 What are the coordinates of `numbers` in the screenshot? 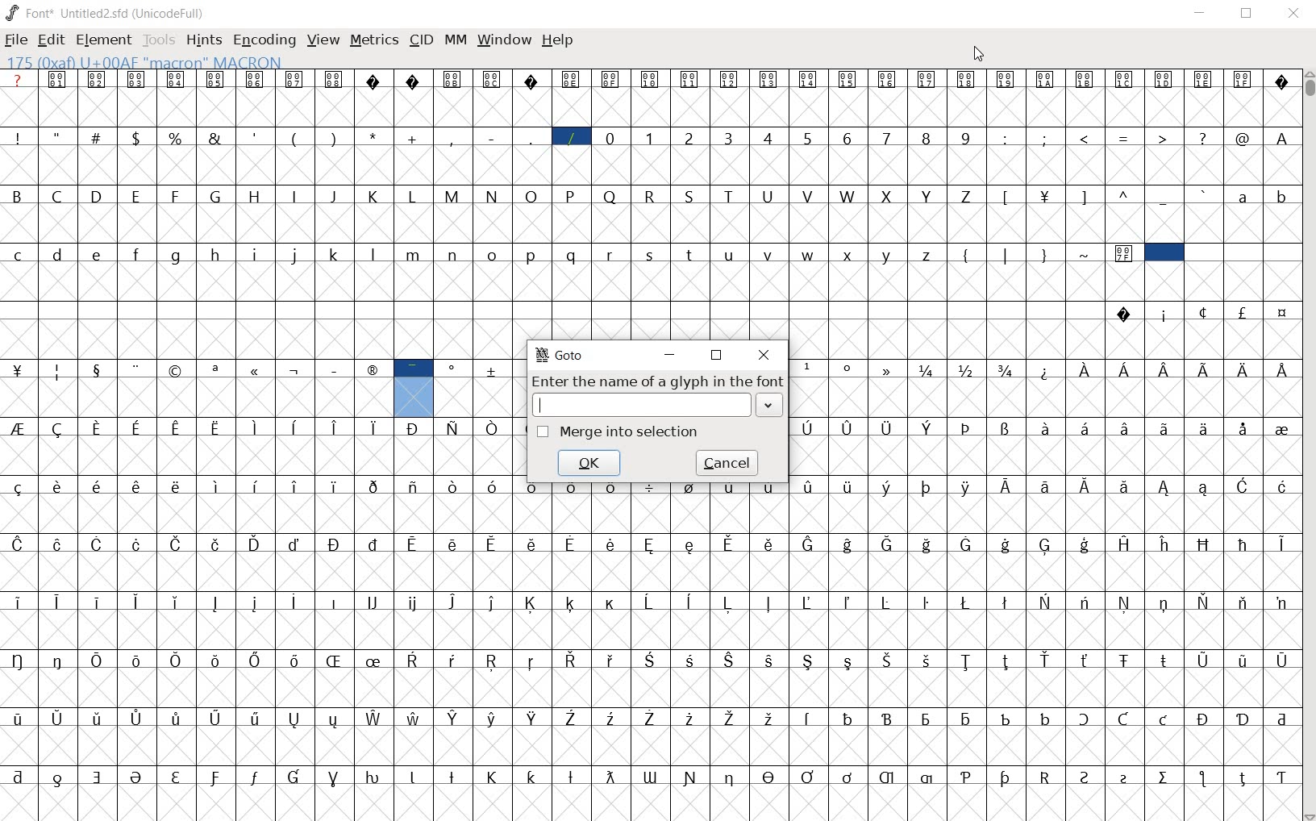 It's located at (788, 156).